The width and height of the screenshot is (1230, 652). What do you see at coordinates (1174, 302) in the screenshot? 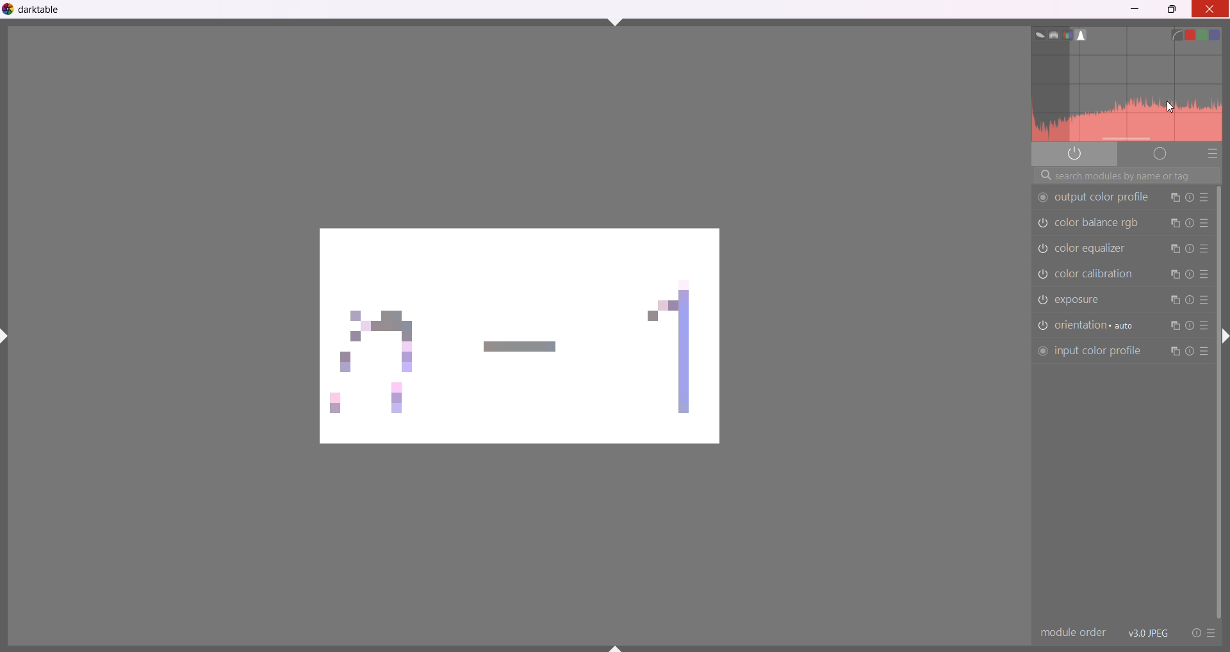
I see `instance` at bounding box center [1174, 302].